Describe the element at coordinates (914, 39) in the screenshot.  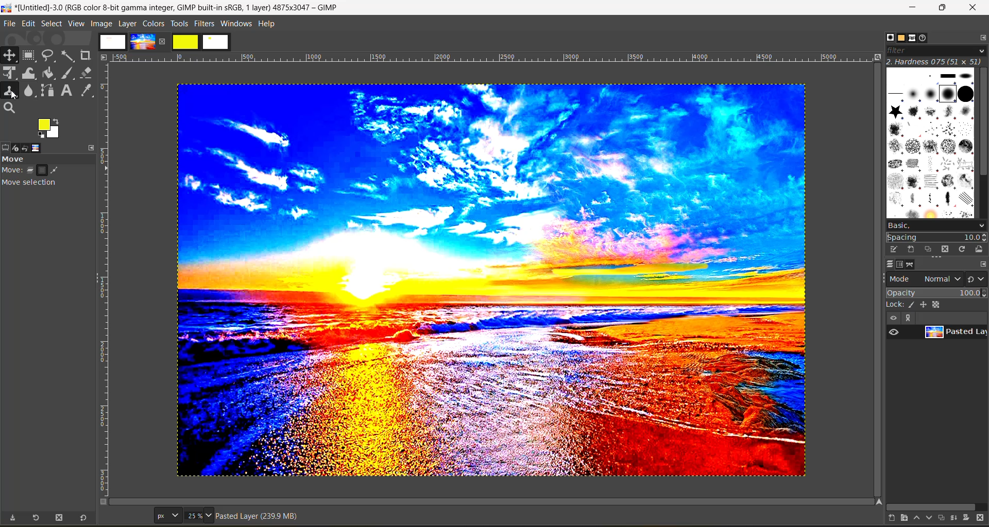
I see `fonts` at that location.